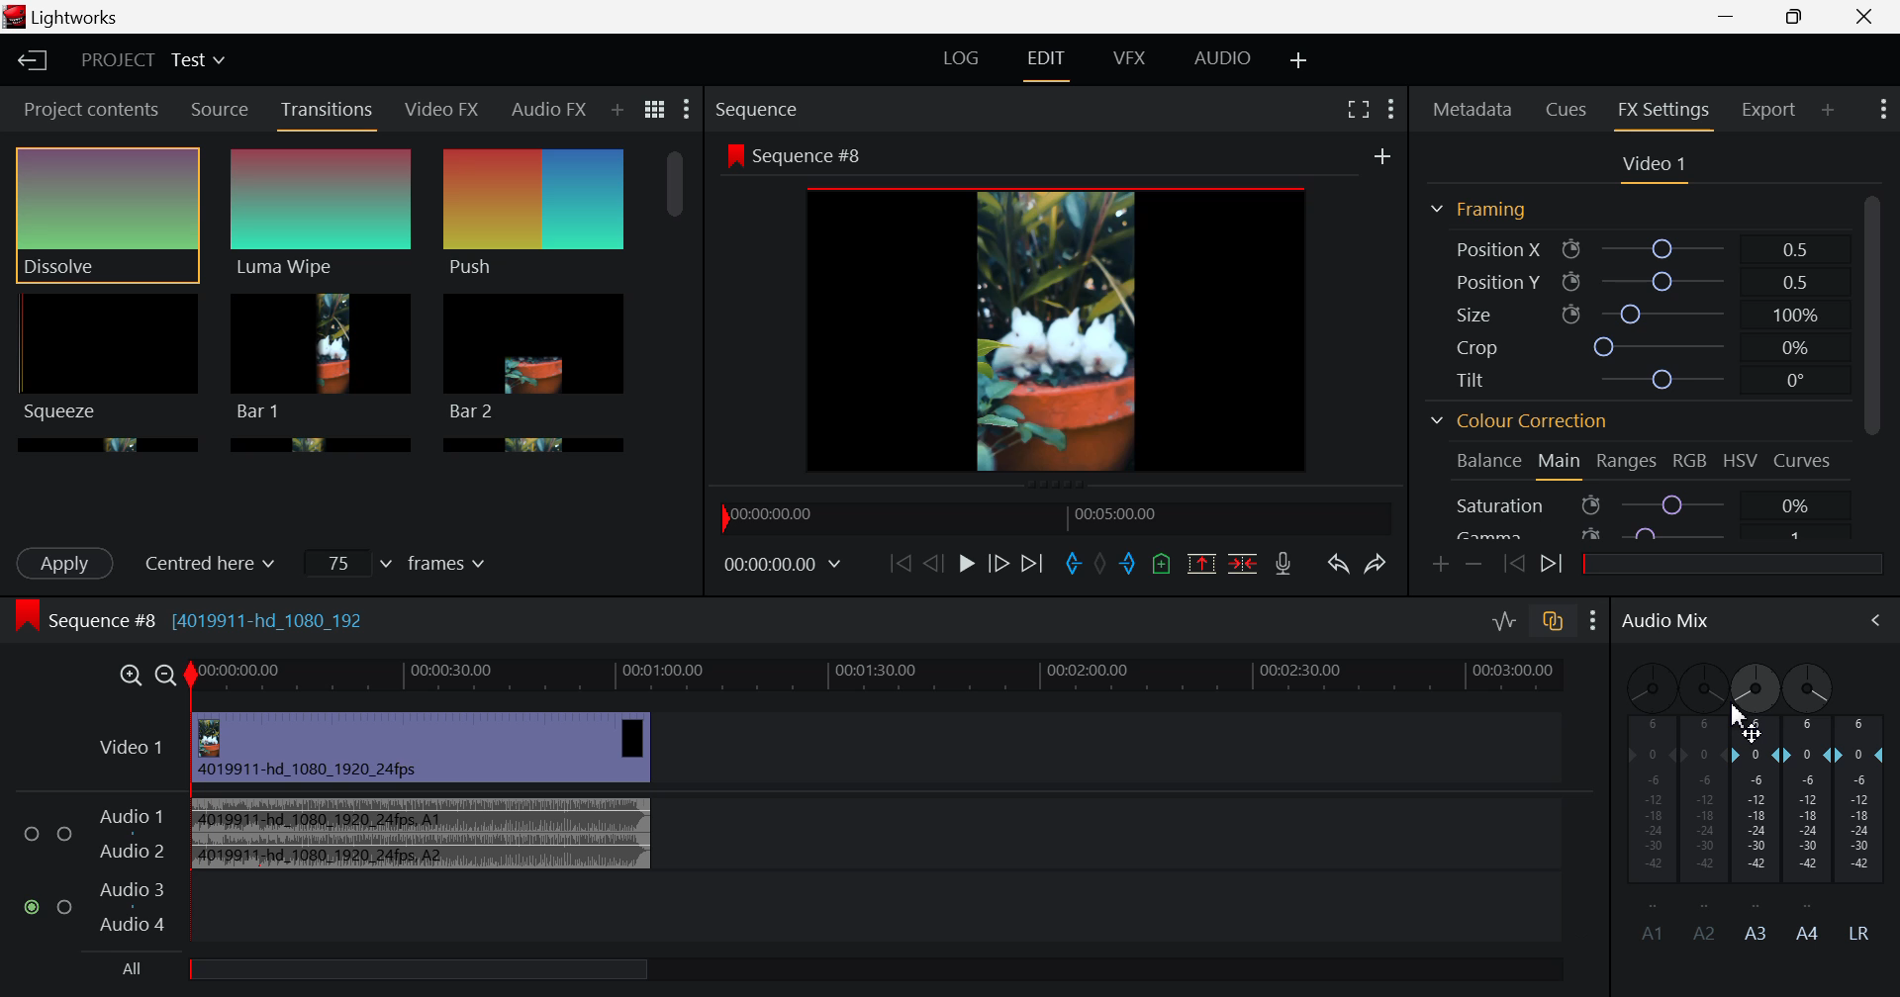 The width and height of the screenshot is (1900, 997). I want to click on Source, so click(222, 108).